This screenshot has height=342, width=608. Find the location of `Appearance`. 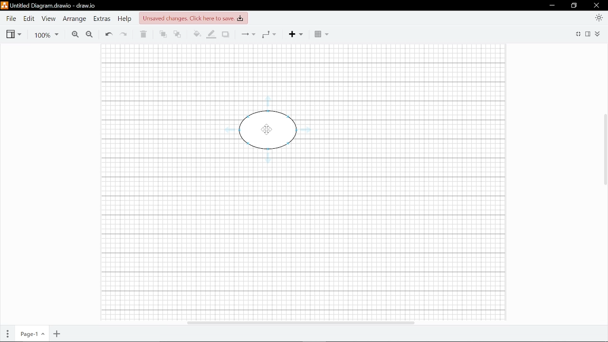

Appearance is located at coordinates (598, 17).